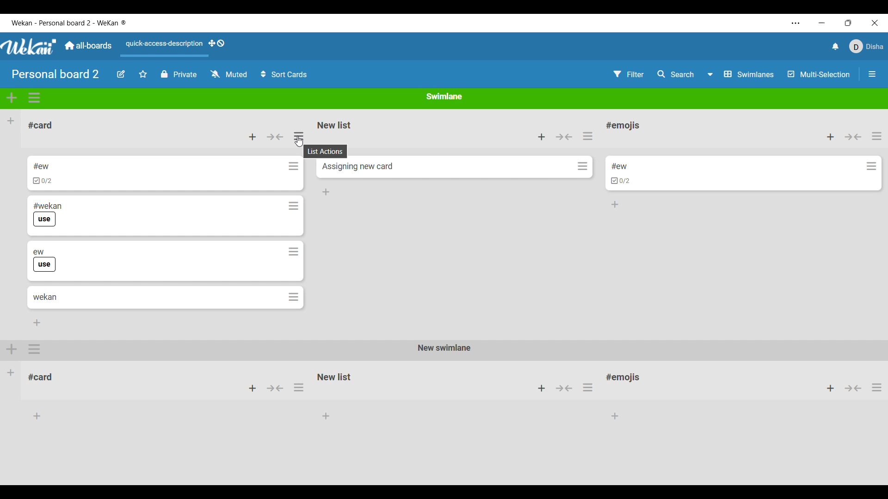 This screenshot has width=888, height=499. What do you see at coordinates (872, 74) in the screenshot?
I see `Open/Close sidebar` at bounding box center [872, 74].